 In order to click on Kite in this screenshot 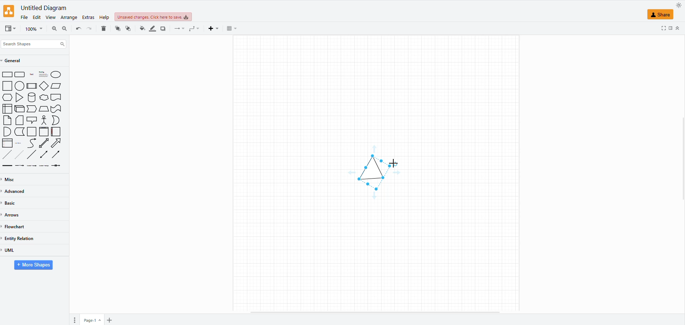, I will do `click(44, 86)`.